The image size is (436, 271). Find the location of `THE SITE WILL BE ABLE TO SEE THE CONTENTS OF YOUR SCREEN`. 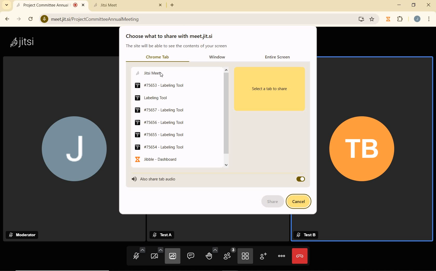

THE SITE WILL BE ABLE TO SEE THE CONTENTS OF YOUR SCREEN is located at coordinates (177, 47).